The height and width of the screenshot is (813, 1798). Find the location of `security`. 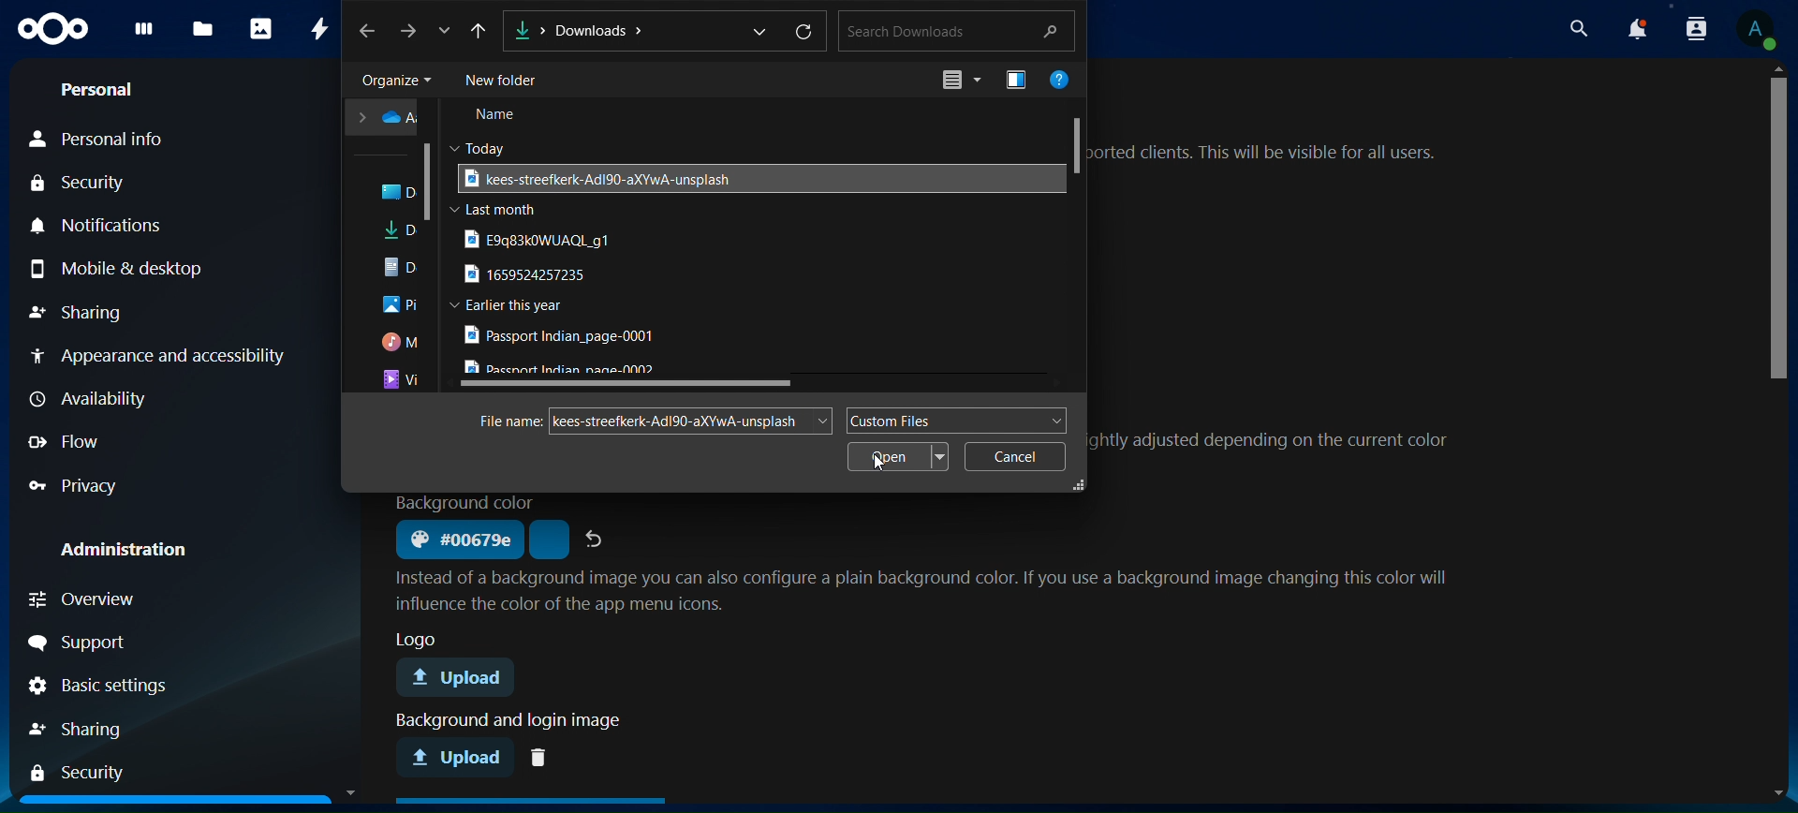

security is located at coordinates (85, 772).